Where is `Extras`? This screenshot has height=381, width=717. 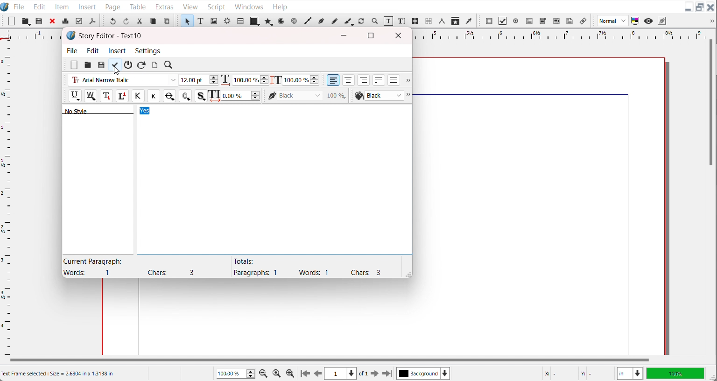
Extras is located at coordinates (164, 6).